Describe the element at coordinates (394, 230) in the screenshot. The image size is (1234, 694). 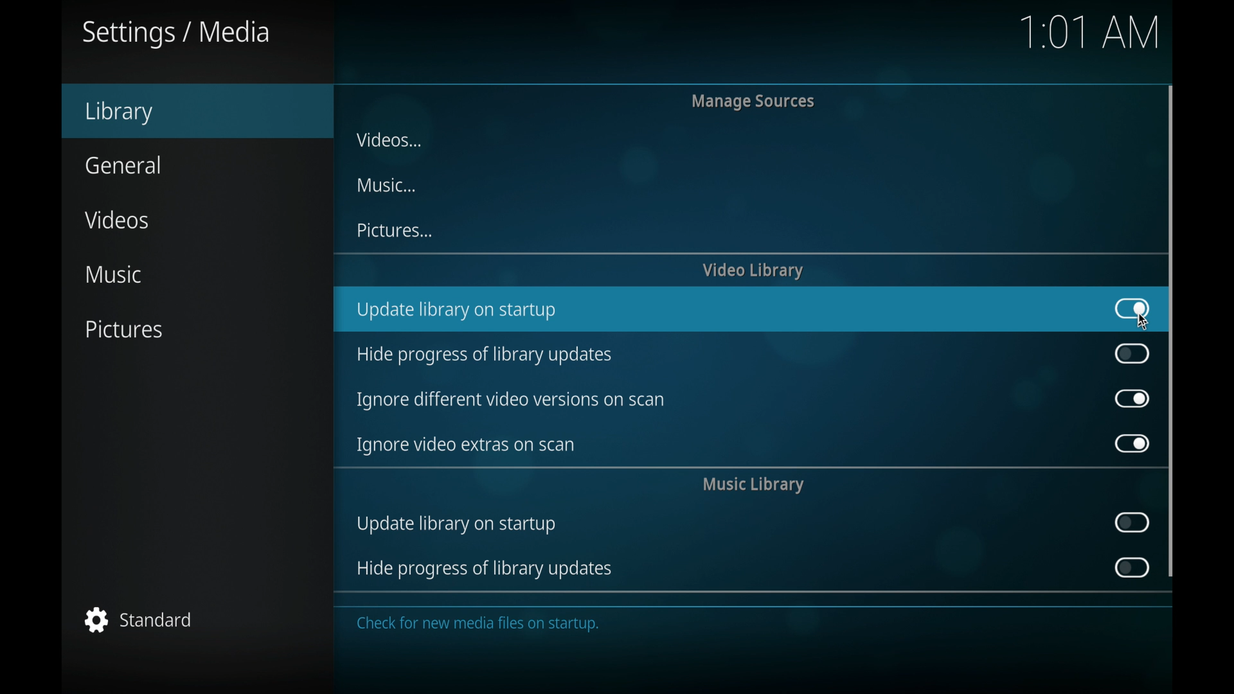
I see `pictures` at that location.